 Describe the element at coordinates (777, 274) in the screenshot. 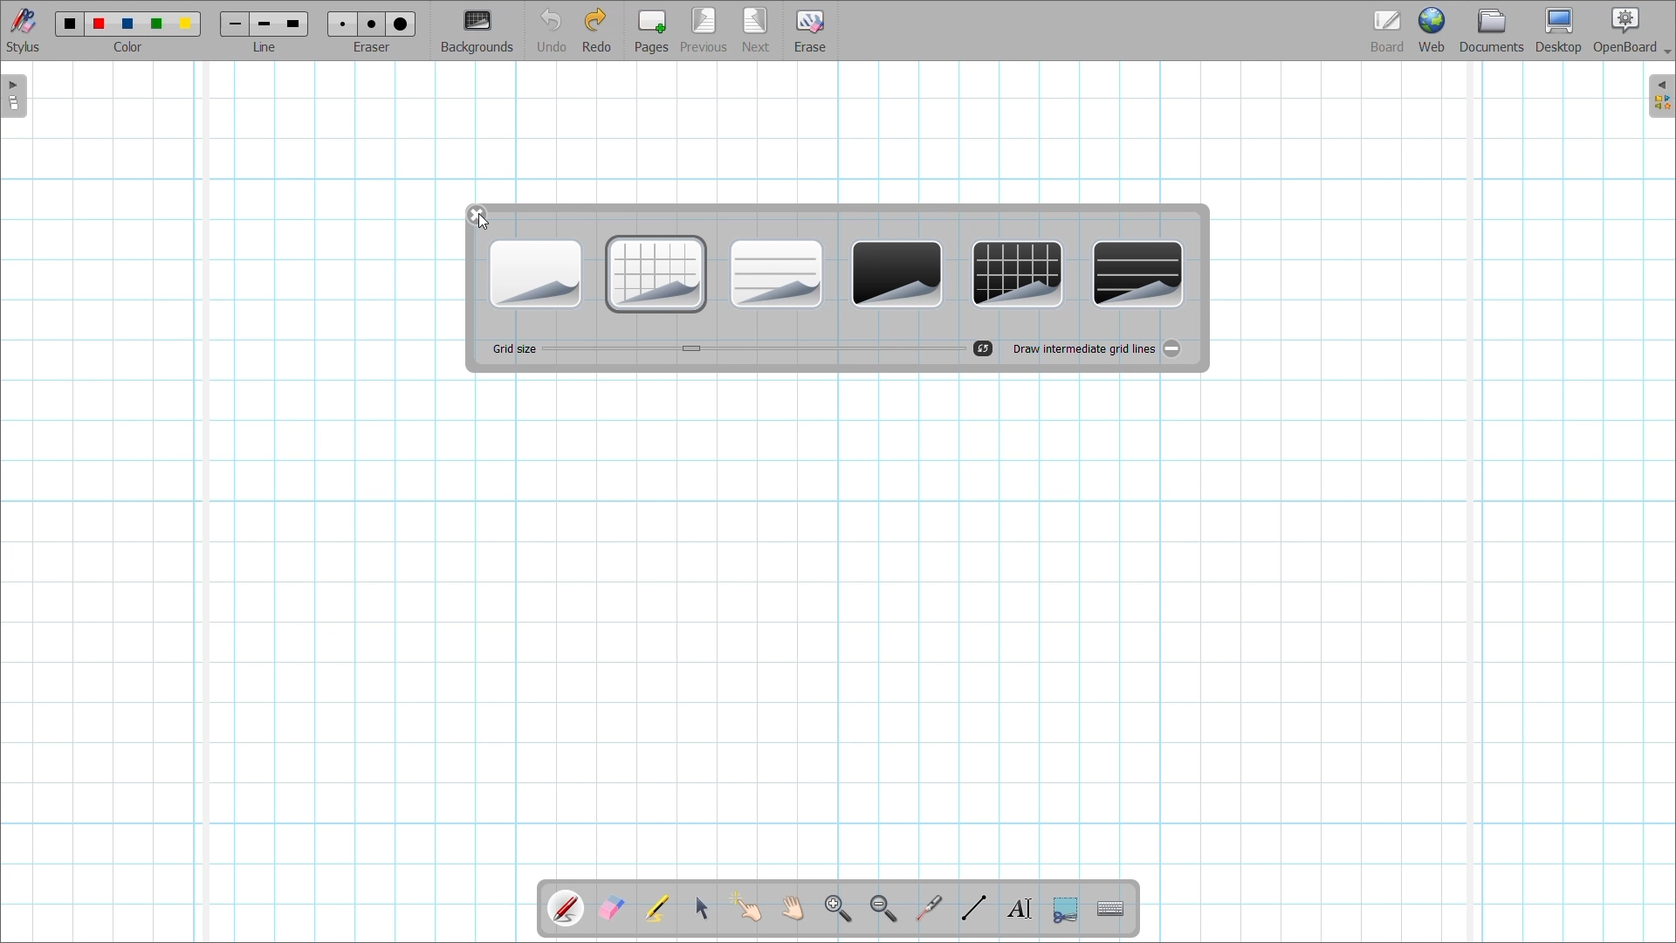

I see `Ruled light background` at that location.